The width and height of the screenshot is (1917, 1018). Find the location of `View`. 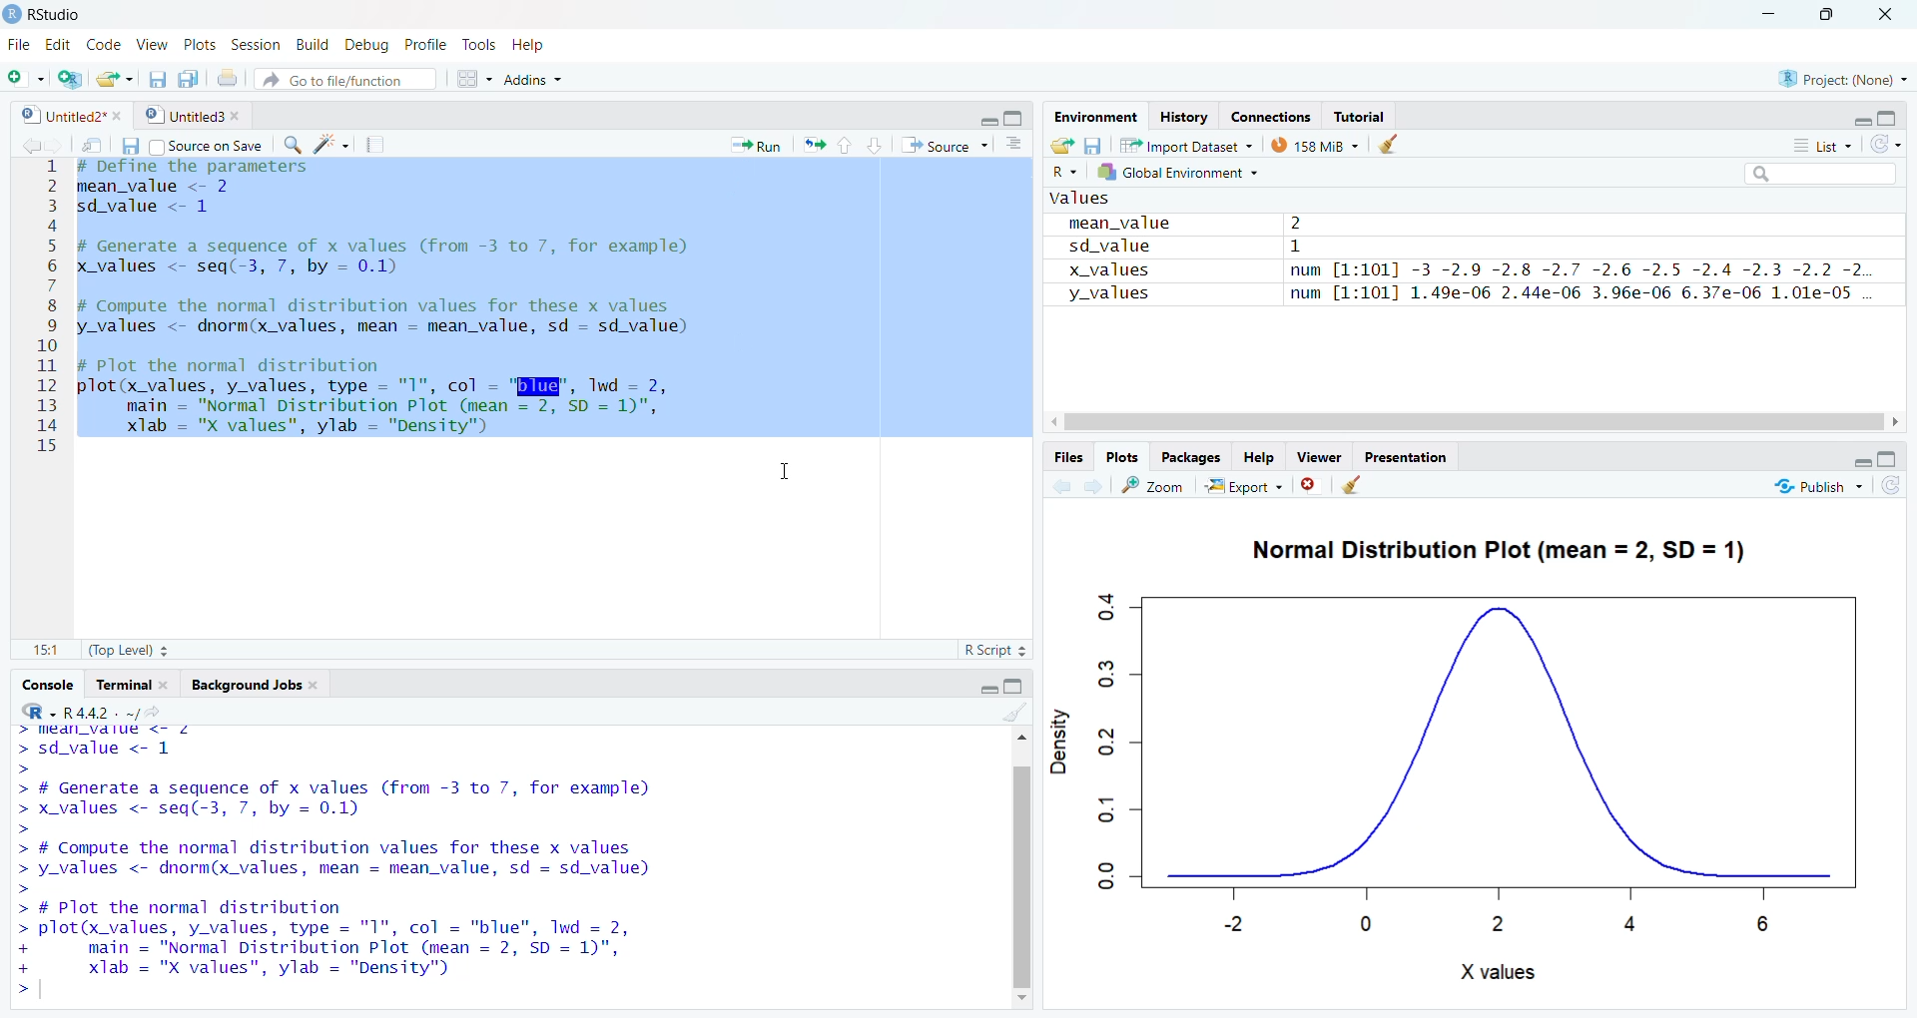

View is located at coordinates (148, 42).